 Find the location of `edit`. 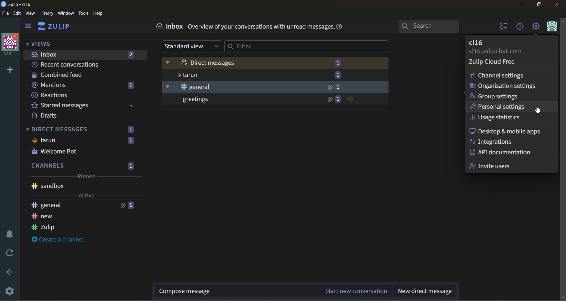

edit is located at coordinates (17, 14).